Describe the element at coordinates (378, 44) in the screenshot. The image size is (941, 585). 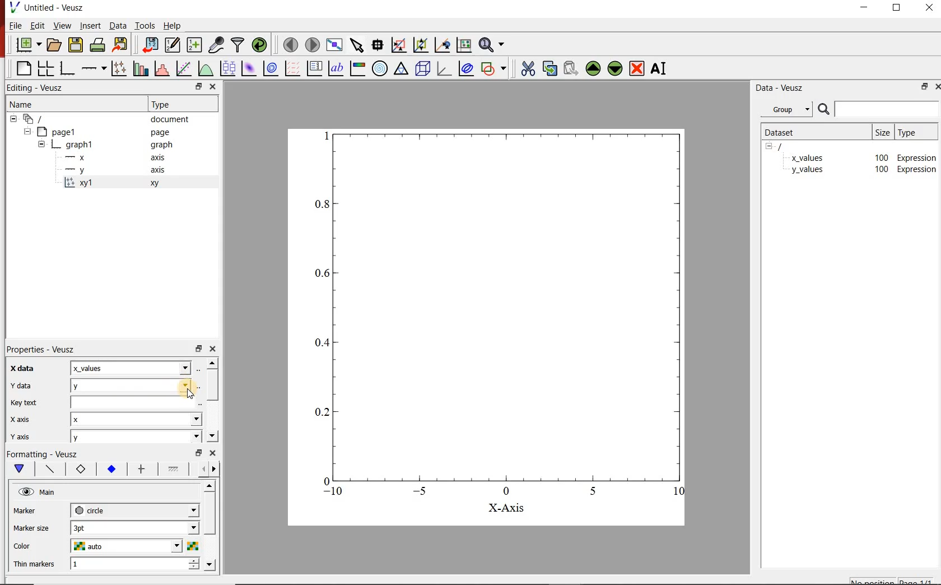
I see `read data points on the graph` at that location.